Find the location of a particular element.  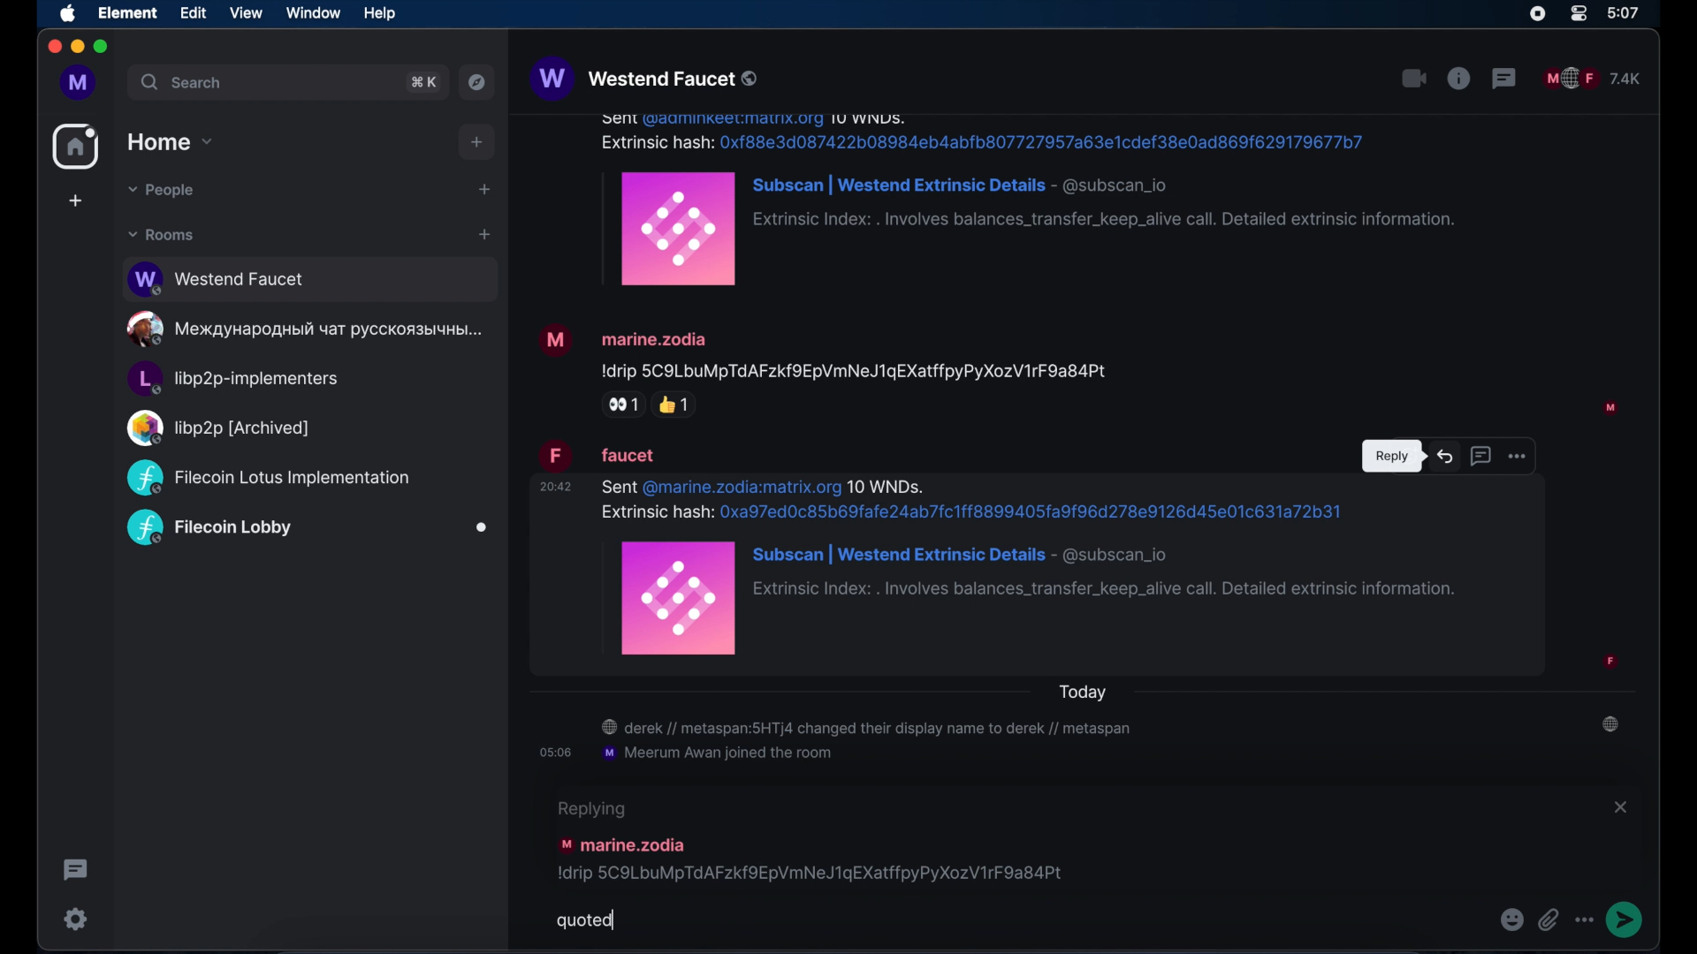

video call is located at coordinates (1413, 79).